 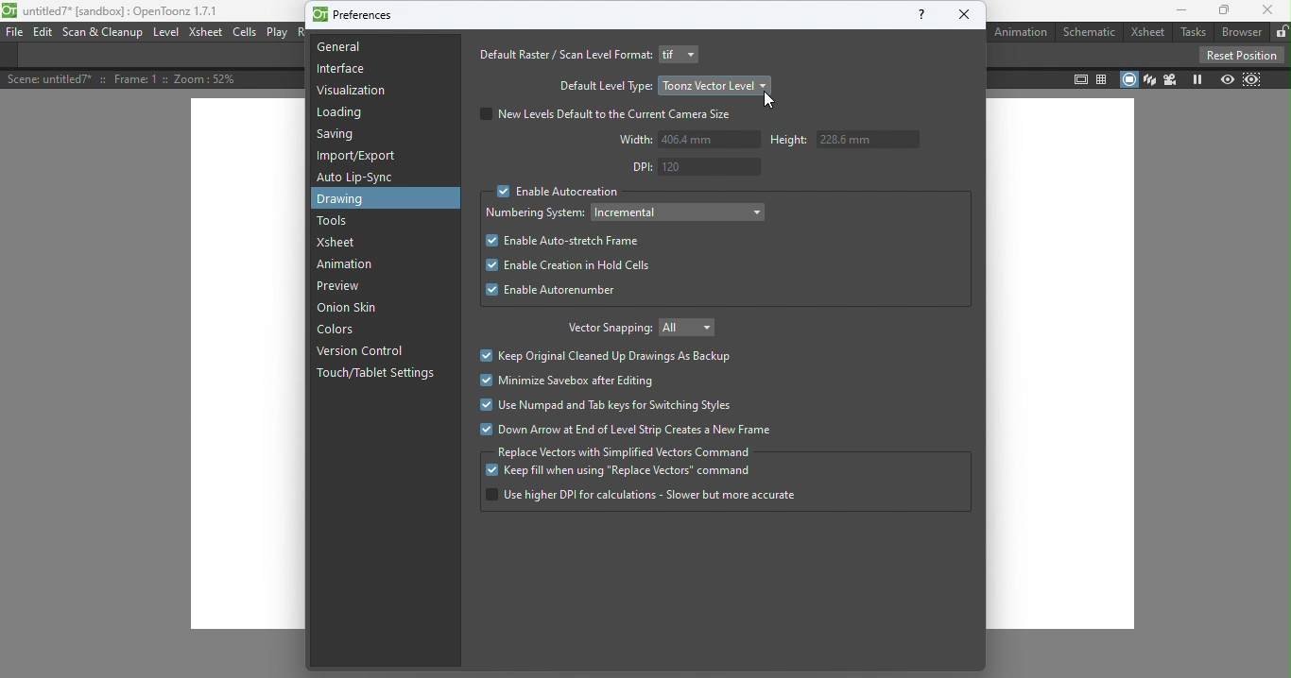 I want to click on Enable, so click(x=554, y=290).